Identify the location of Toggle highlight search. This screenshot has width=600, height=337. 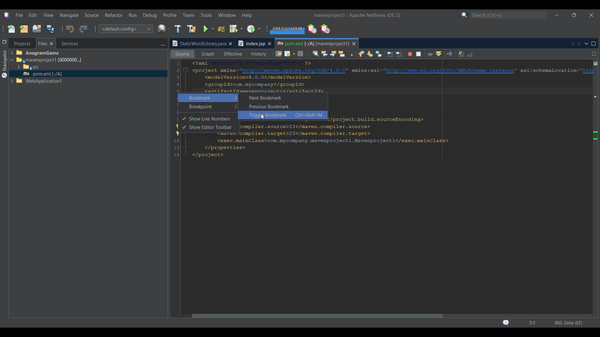
(342, 53).